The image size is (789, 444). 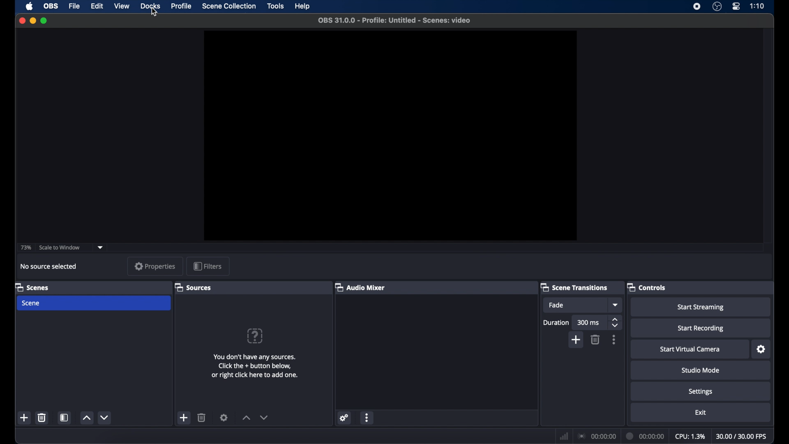 I want to click on duration, so click(x=556, y=323).